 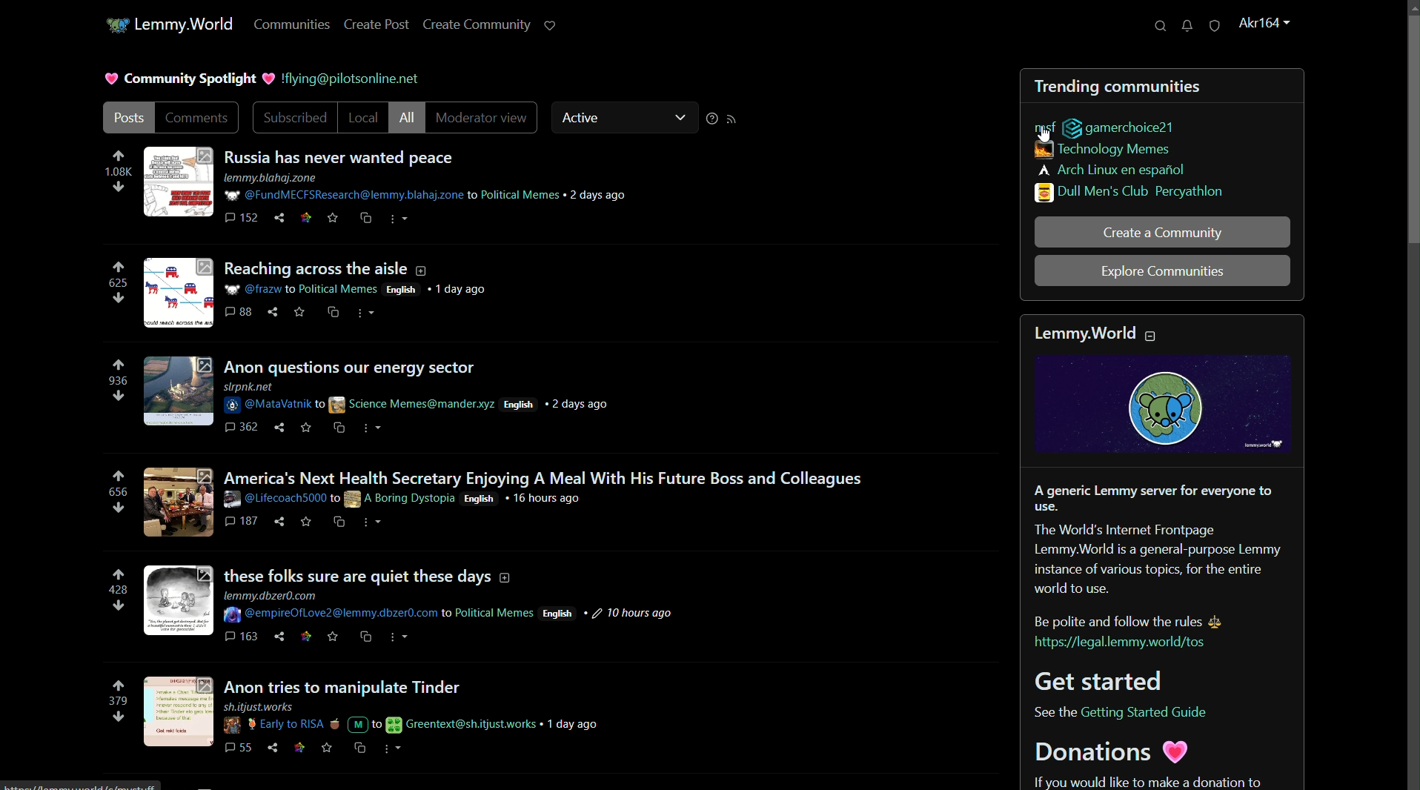 What do you see at coordinates (115, 382) in the screenshot?
I see `number of votes` at bounding box center [115, 382].